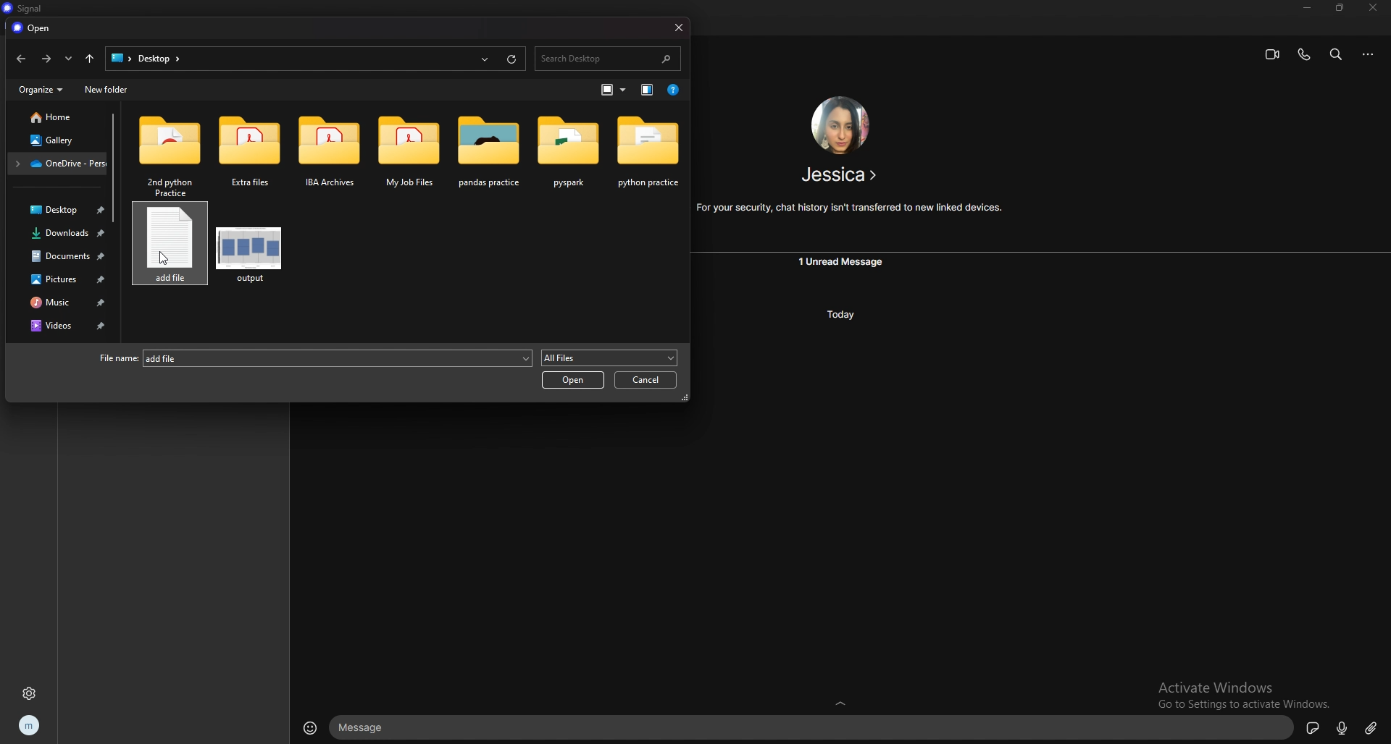 Image resolution: width=1391 pixels, height=744 pixels. Describe the element at coordinates (609, 358) in the screenshot. I see `all files` at that location.